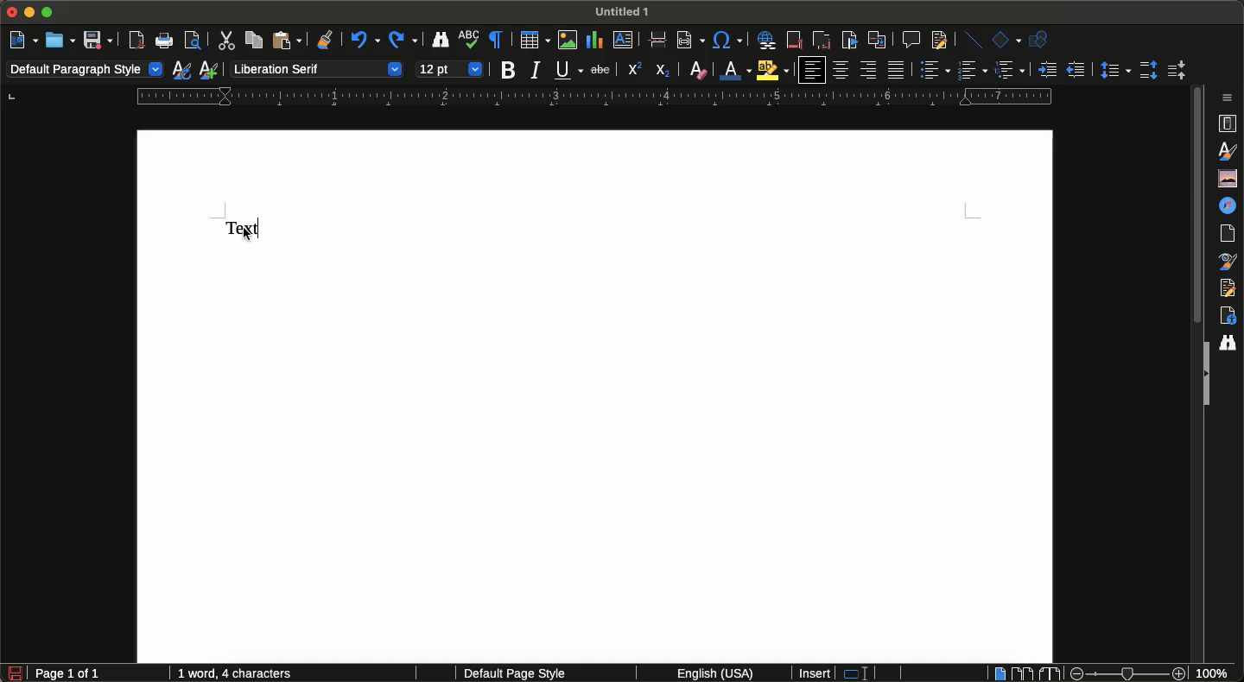  What do you see at coordinates (727, 41) in the screenshot?
I see `Insert special characters` at bounding box center [727, 41].